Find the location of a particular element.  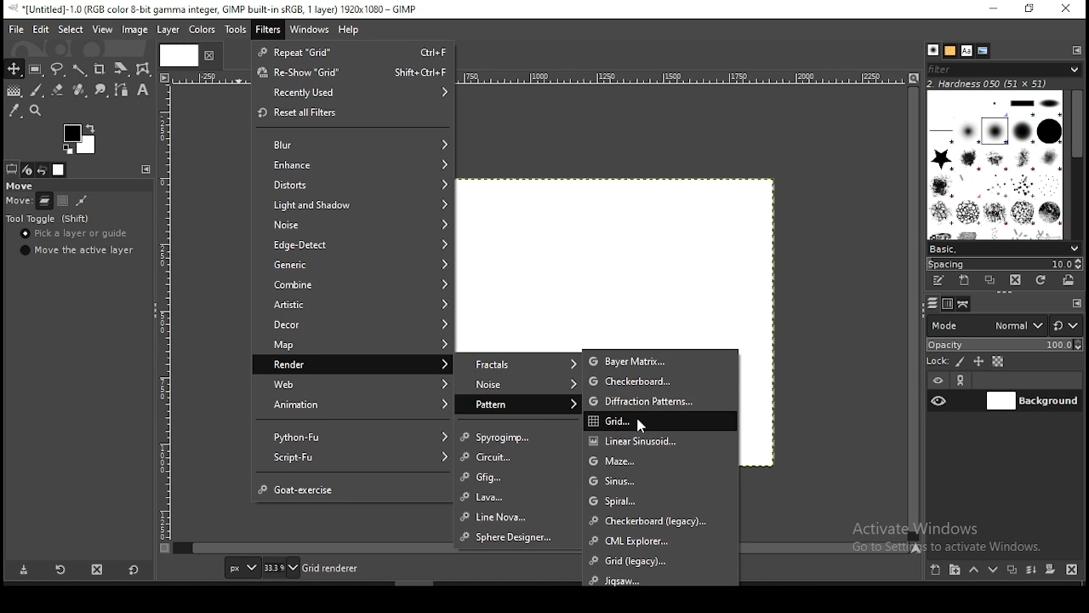

zoom status is located at coordinates (282, 568).